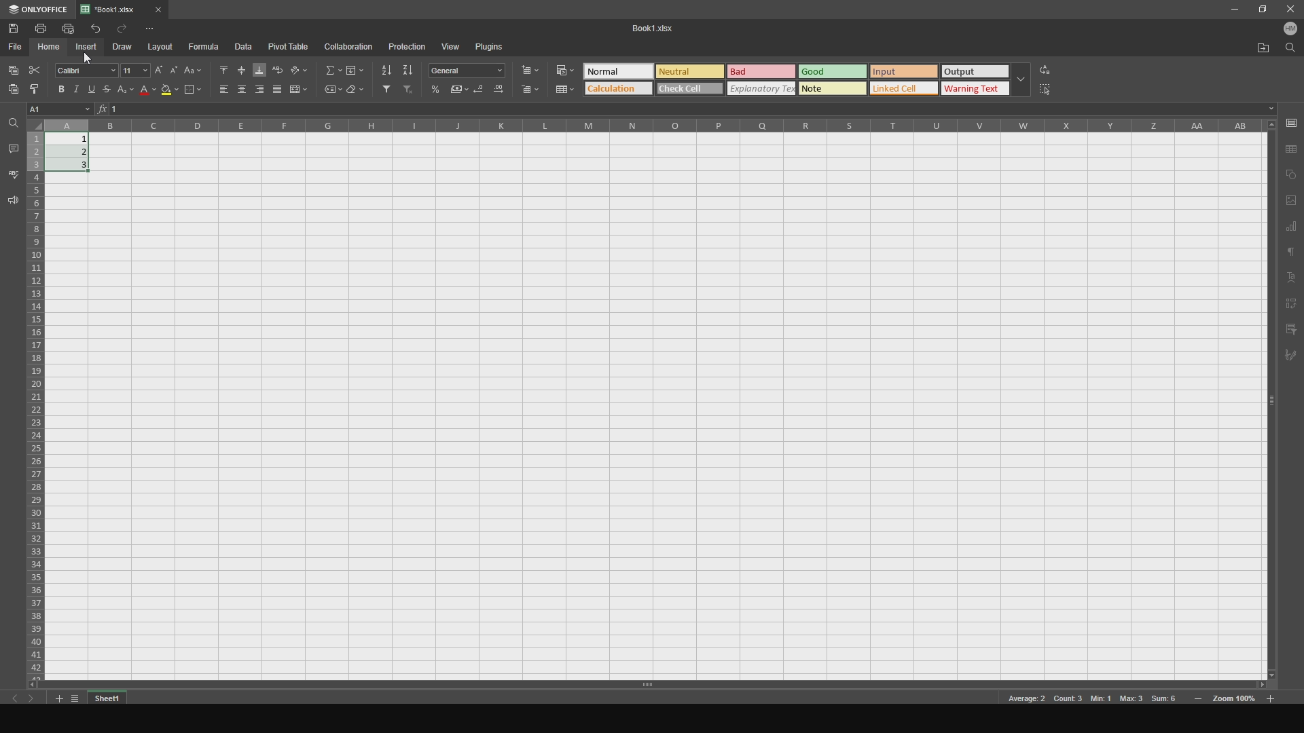  Describe the element at coordinates (1293, 358) in the screenshot. I see `signature` at that location.